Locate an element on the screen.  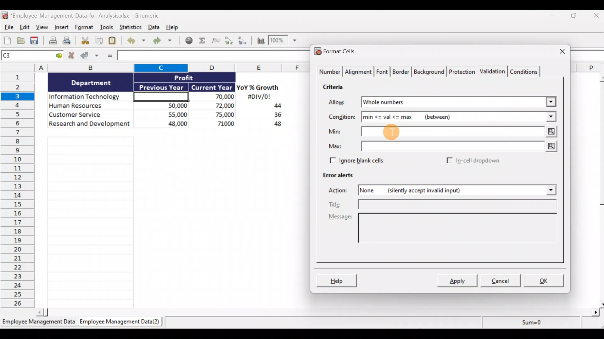
Allow is located at coordinates (341, 103).